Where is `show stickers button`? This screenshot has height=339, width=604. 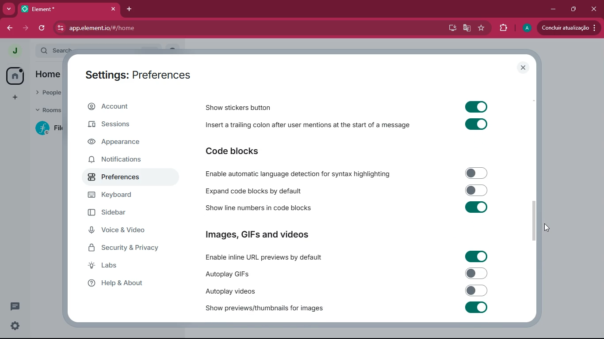 show stickers button is located at coordinates (239, 107).